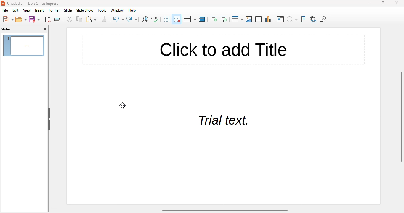 The image size is (404, 213). I want to click on edit, so click(16, 10).